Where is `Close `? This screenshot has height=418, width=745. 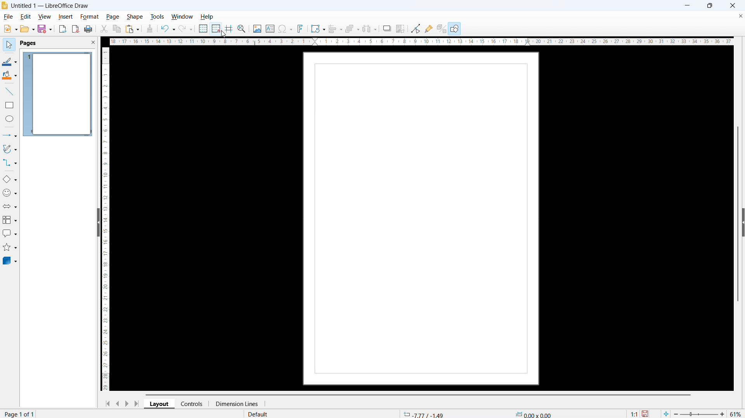 Close  is located at coordinates (732, 5).